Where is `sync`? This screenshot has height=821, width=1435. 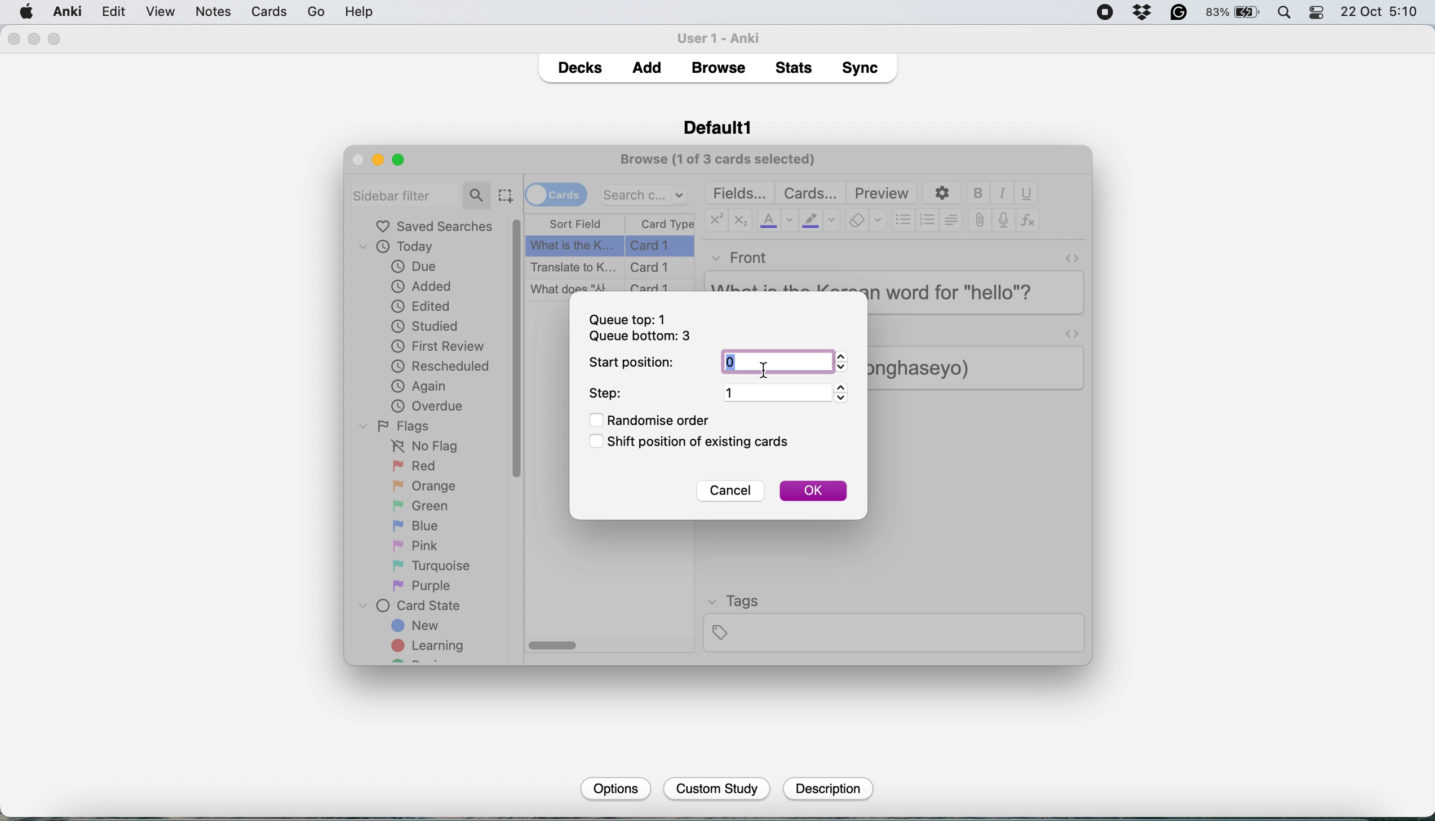
sync is located at coordinates (863, 70).